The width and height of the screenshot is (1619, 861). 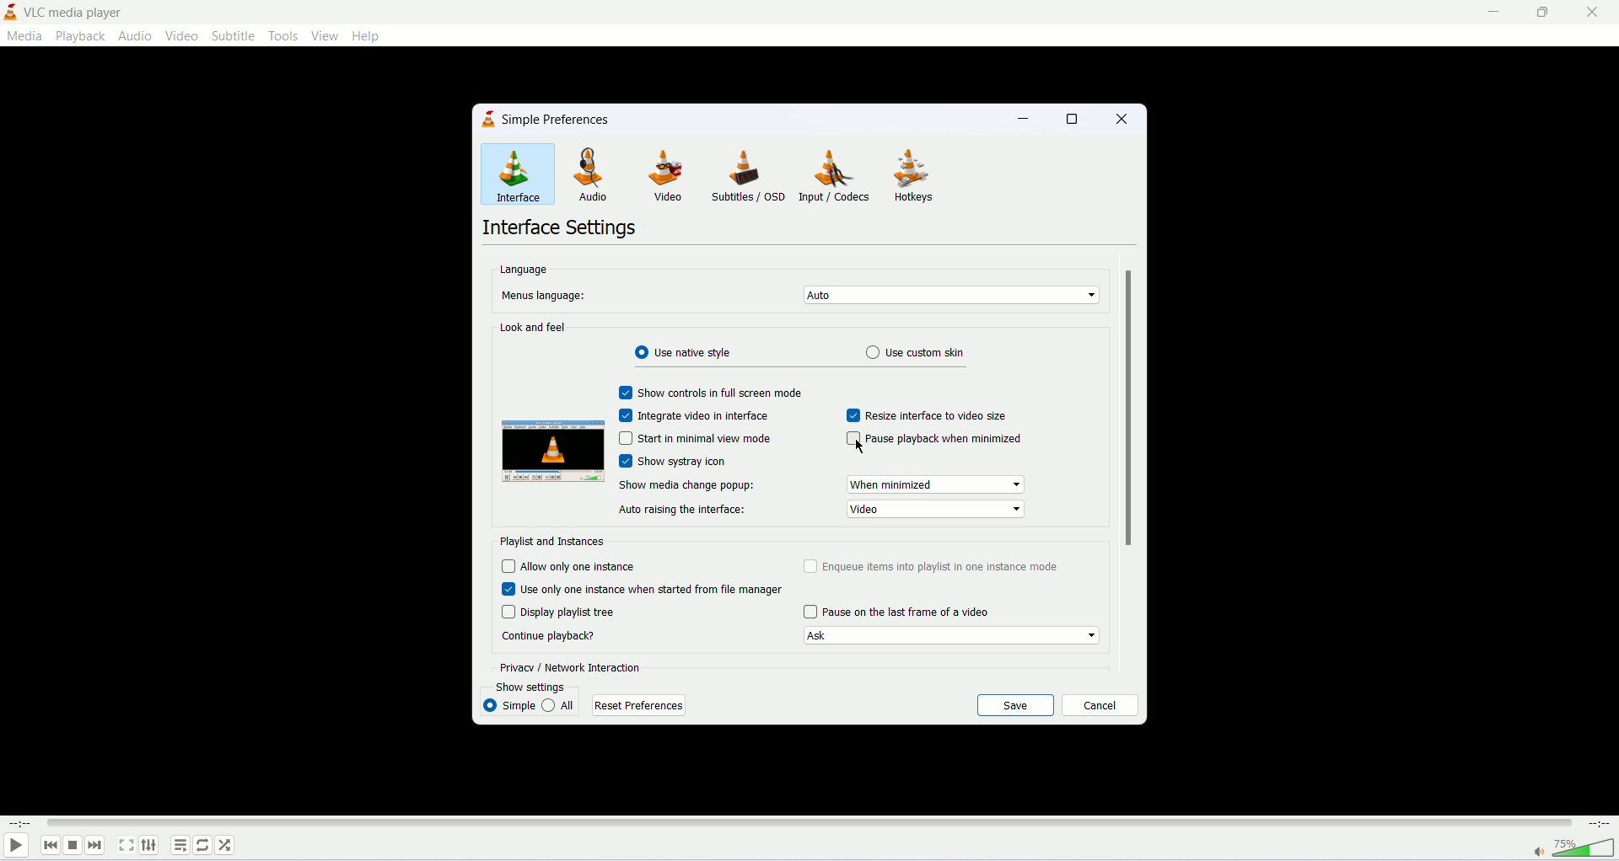 What do you see at coordinates (83, 36) in the screenshot?
I see `playback` at bounding box center [83, 36].